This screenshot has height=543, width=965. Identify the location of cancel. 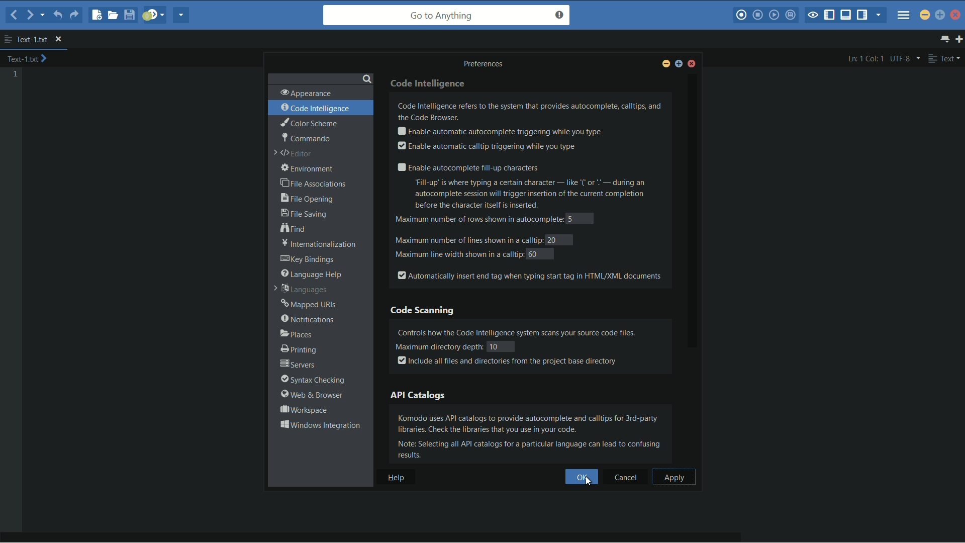
(628, 477).